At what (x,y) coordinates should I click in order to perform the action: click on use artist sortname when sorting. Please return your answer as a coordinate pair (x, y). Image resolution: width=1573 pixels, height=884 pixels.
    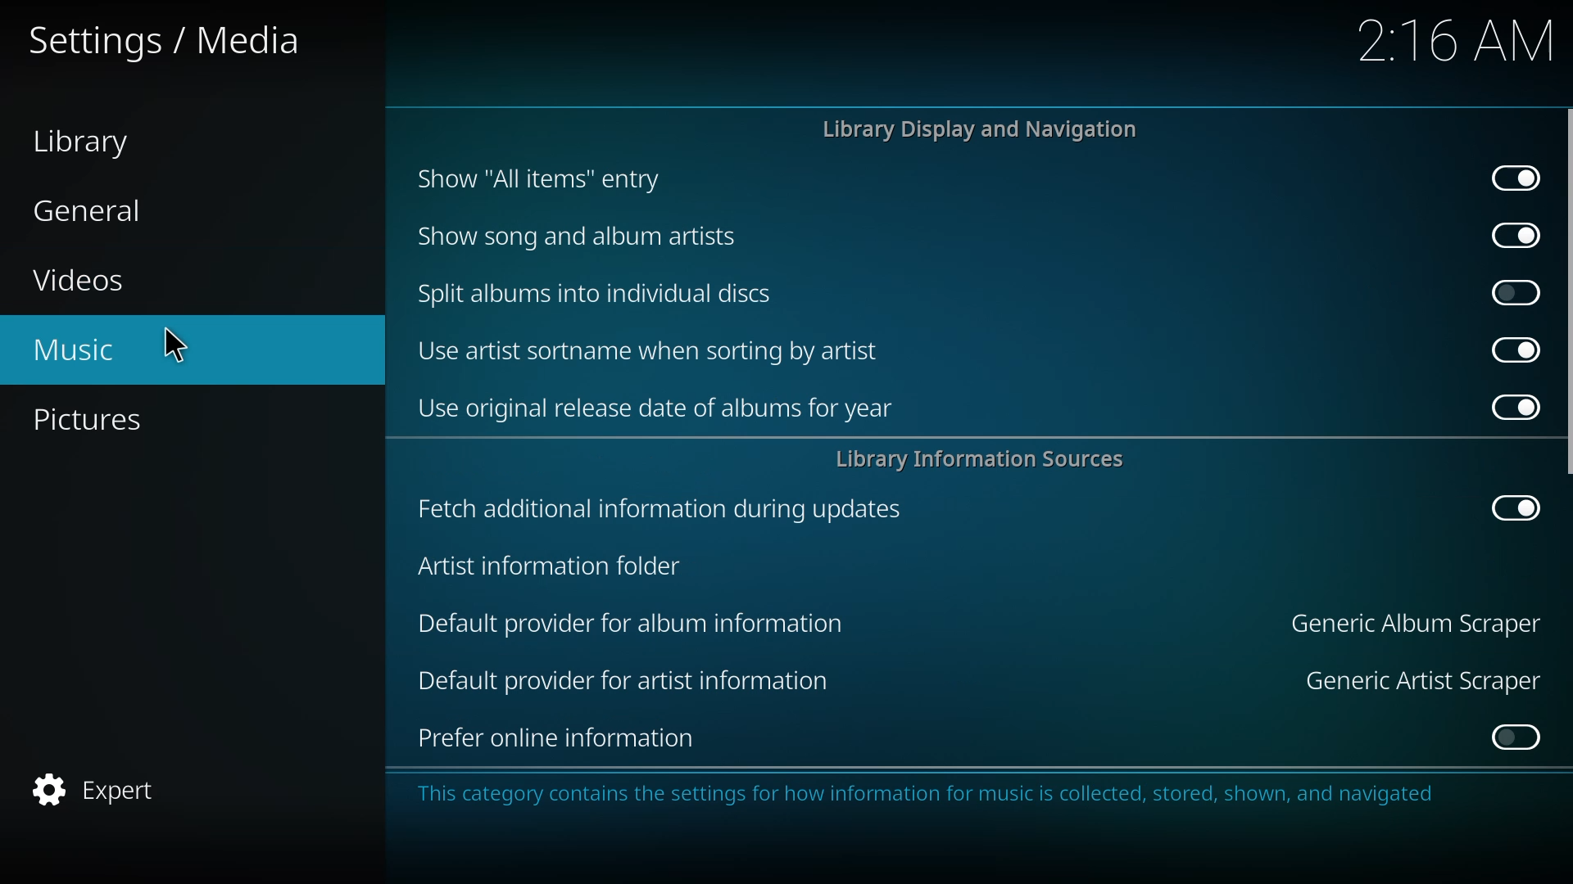
    Looking at the image, I should click on (654, 350).